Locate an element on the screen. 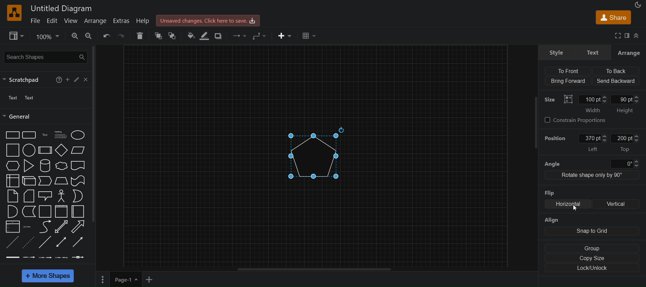 Image resolution: width=646 pixels, height=287 pixels. List item is located at coordinates (28, 227).